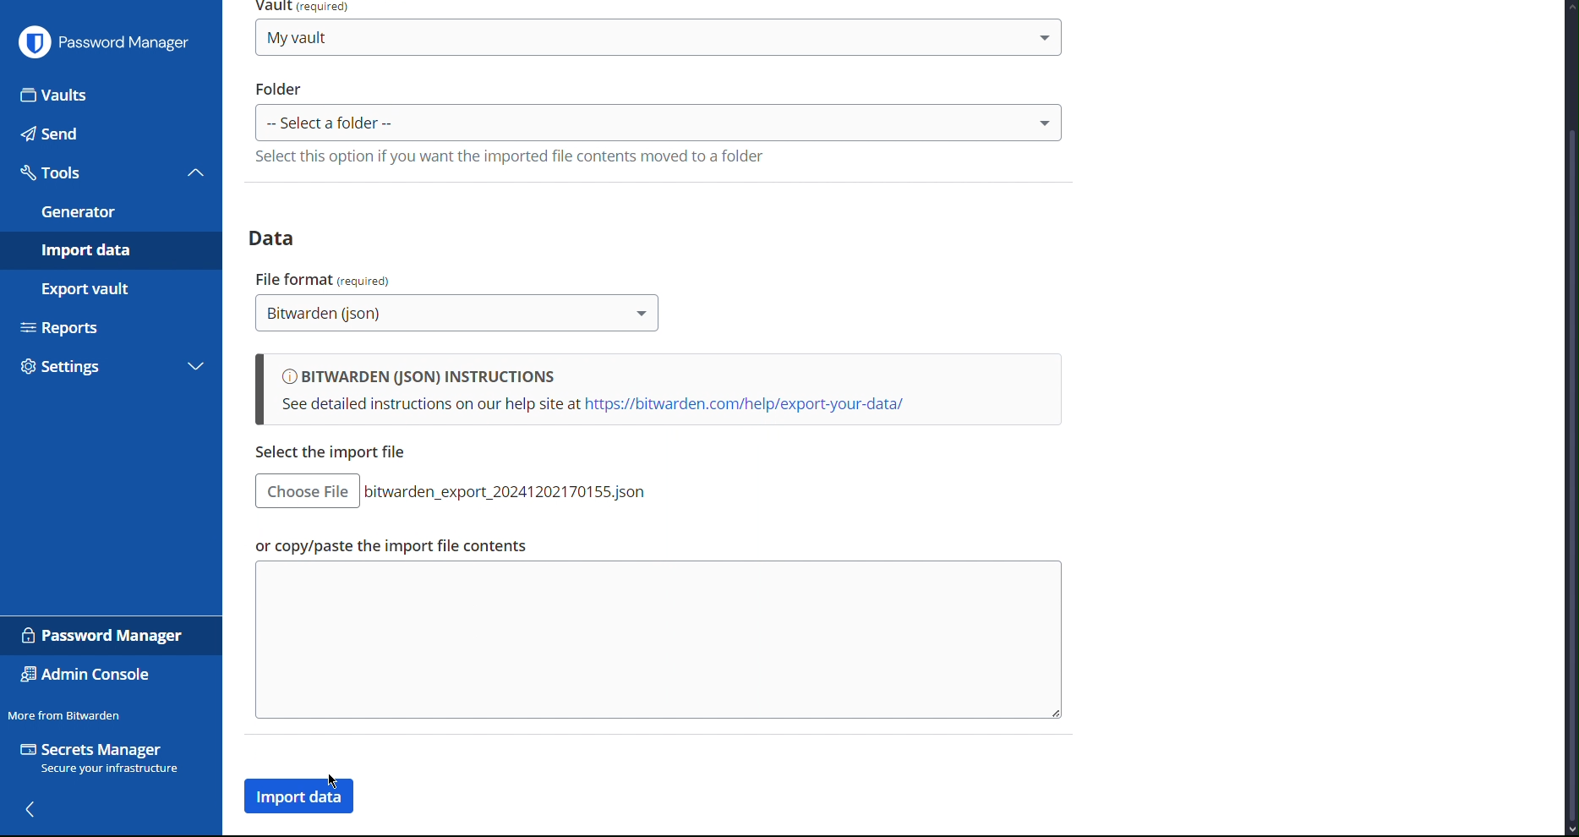  I want to click on Import Data, so click(303, 797).